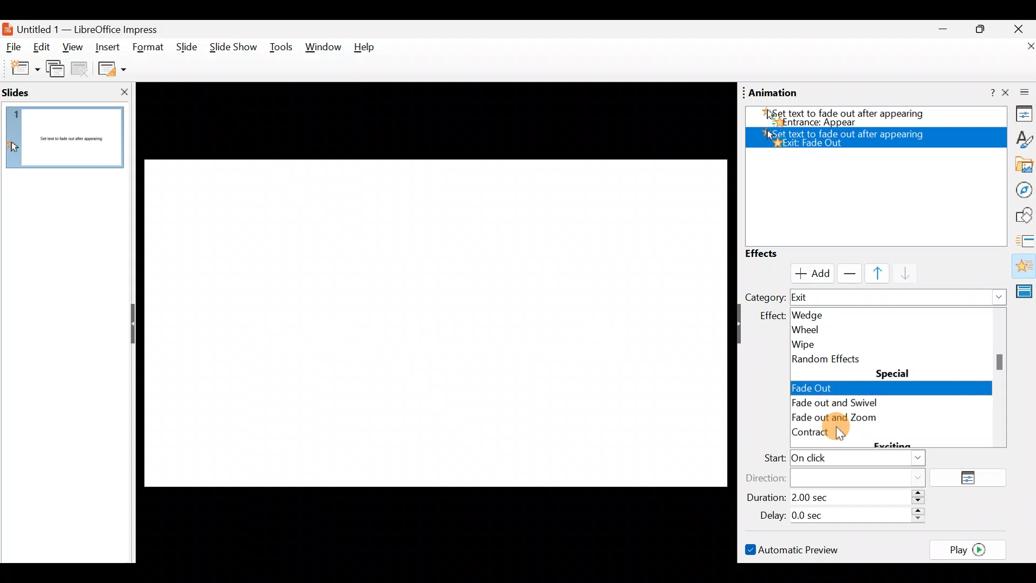 Image resolution: width=1036 pixels, height=583 pixels. Describe the element at coordinates (324, 50) in the screenshot. I see `Window` at that location.